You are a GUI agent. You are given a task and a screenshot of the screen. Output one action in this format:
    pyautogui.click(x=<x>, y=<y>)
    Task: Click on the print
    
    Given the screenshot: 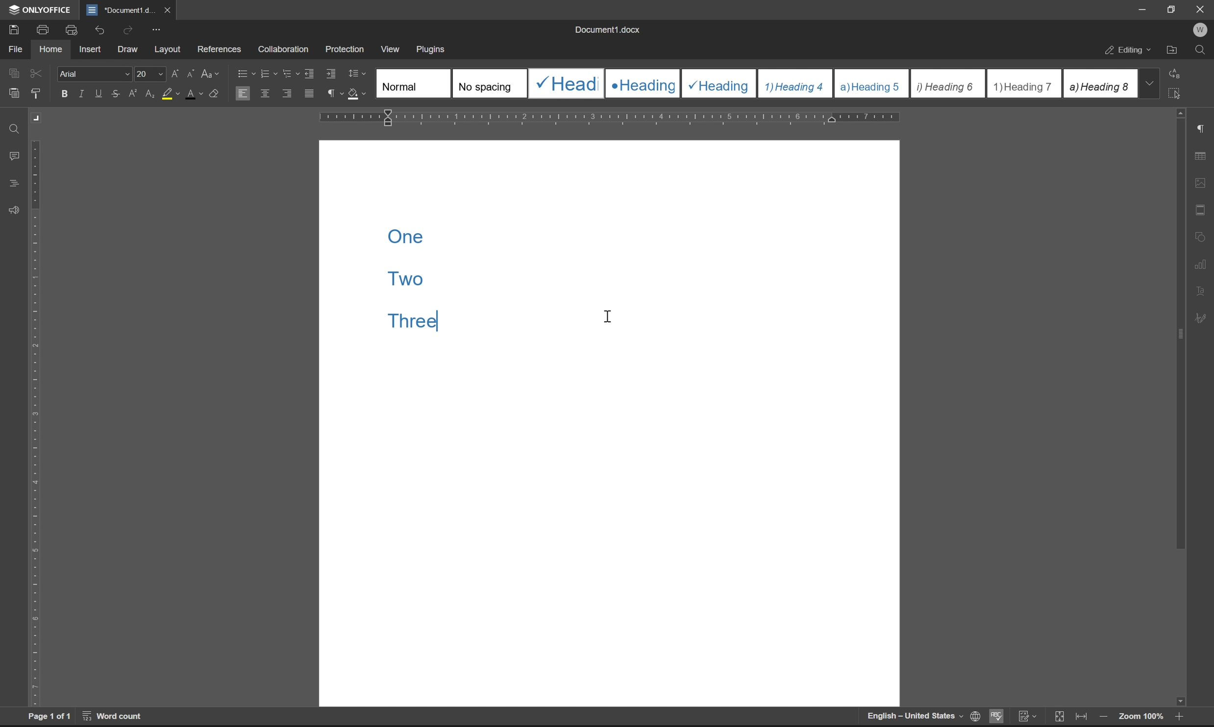 What is the action you would take?
    pyautogui.click(x=46, y=28)
    